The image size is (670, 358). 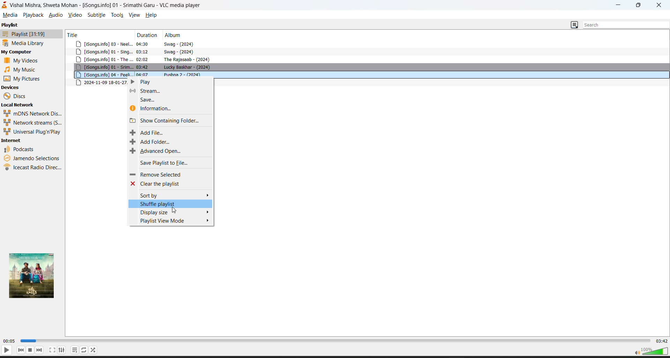 I want to click on thumbnail, so click(x=32, y=276).